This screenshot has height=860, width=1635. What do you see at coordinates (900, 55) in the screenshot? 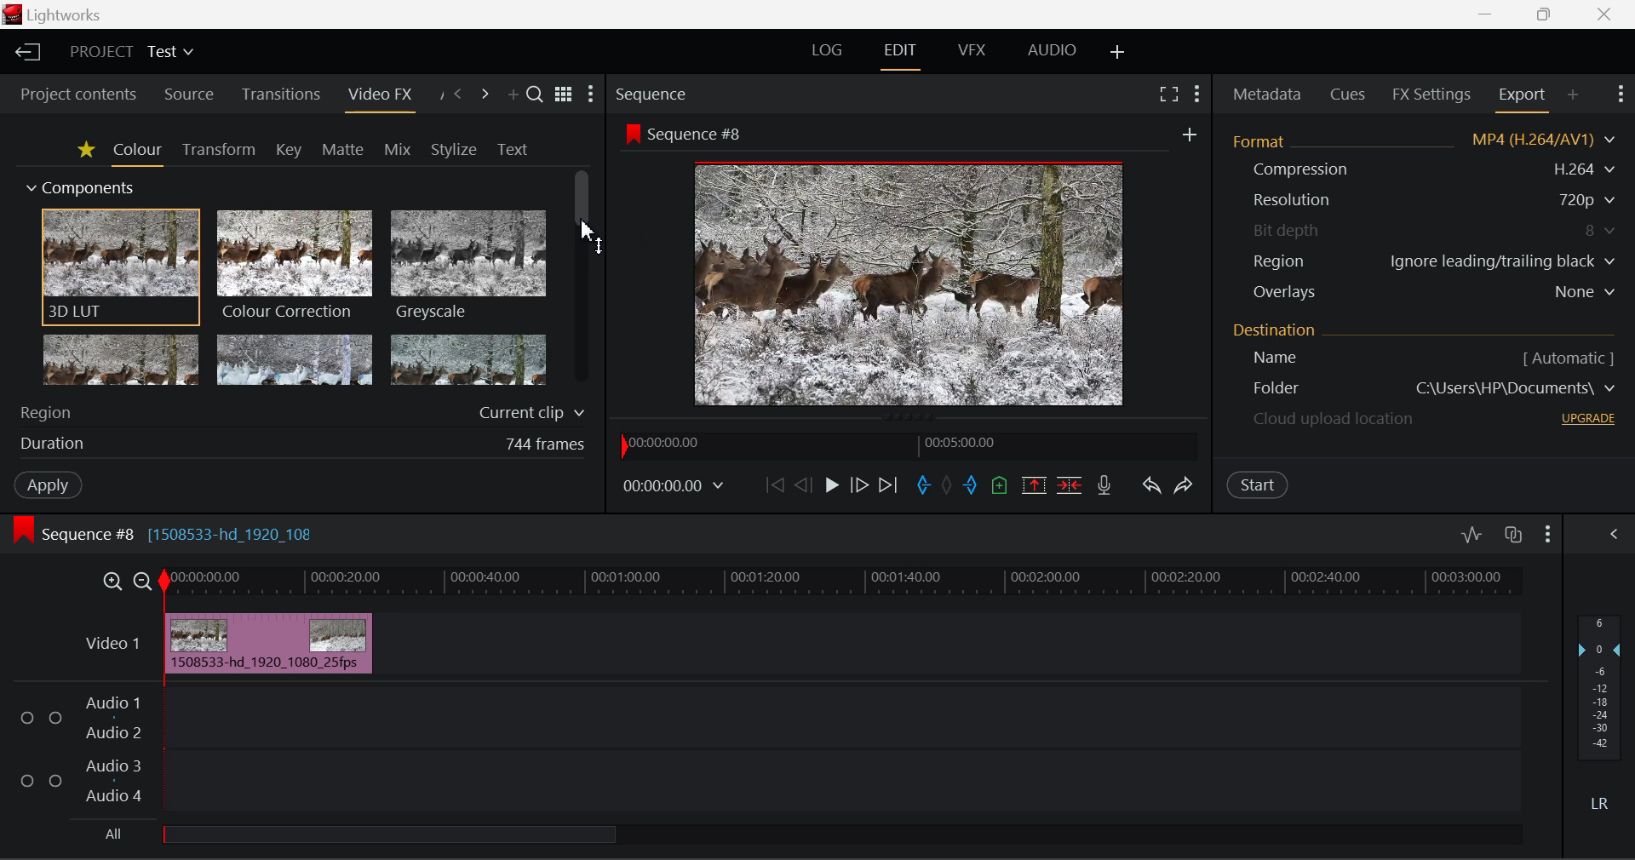
I see `EDIT Layout` at bounding box center [900, 55].